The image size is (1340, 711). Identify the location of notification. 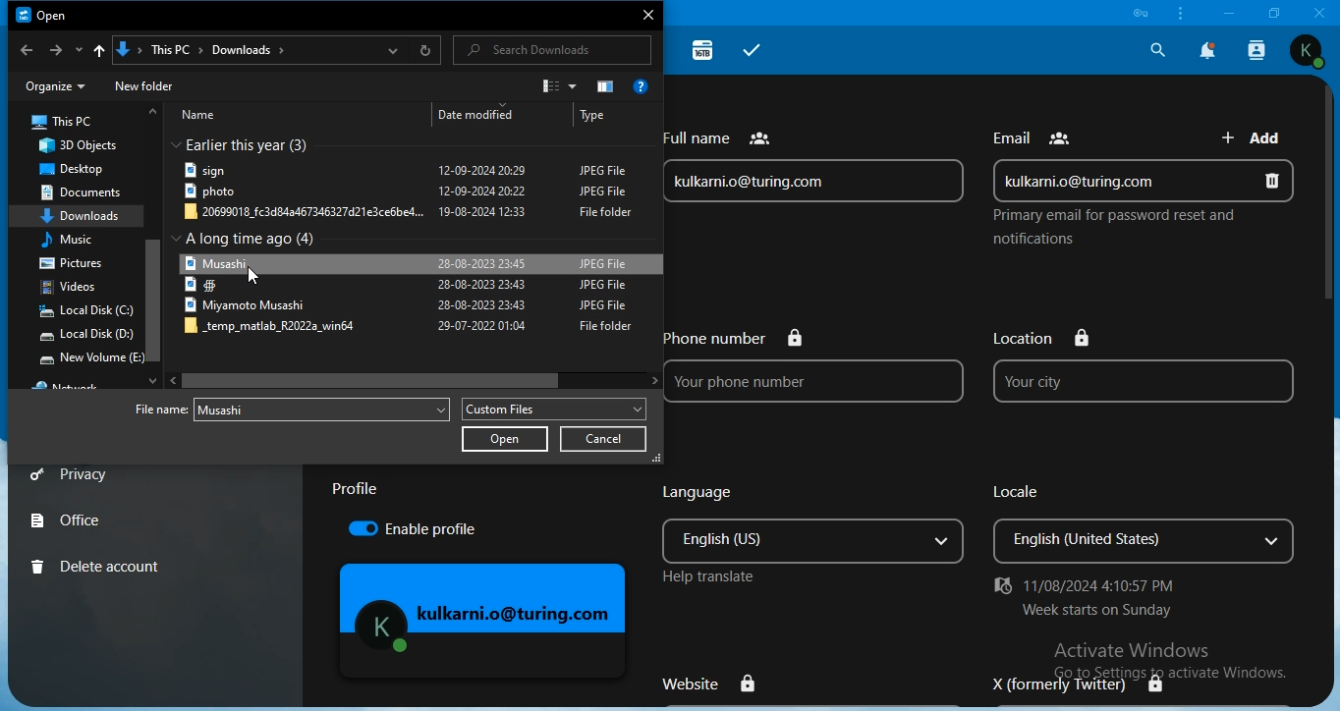
(1208, 50).